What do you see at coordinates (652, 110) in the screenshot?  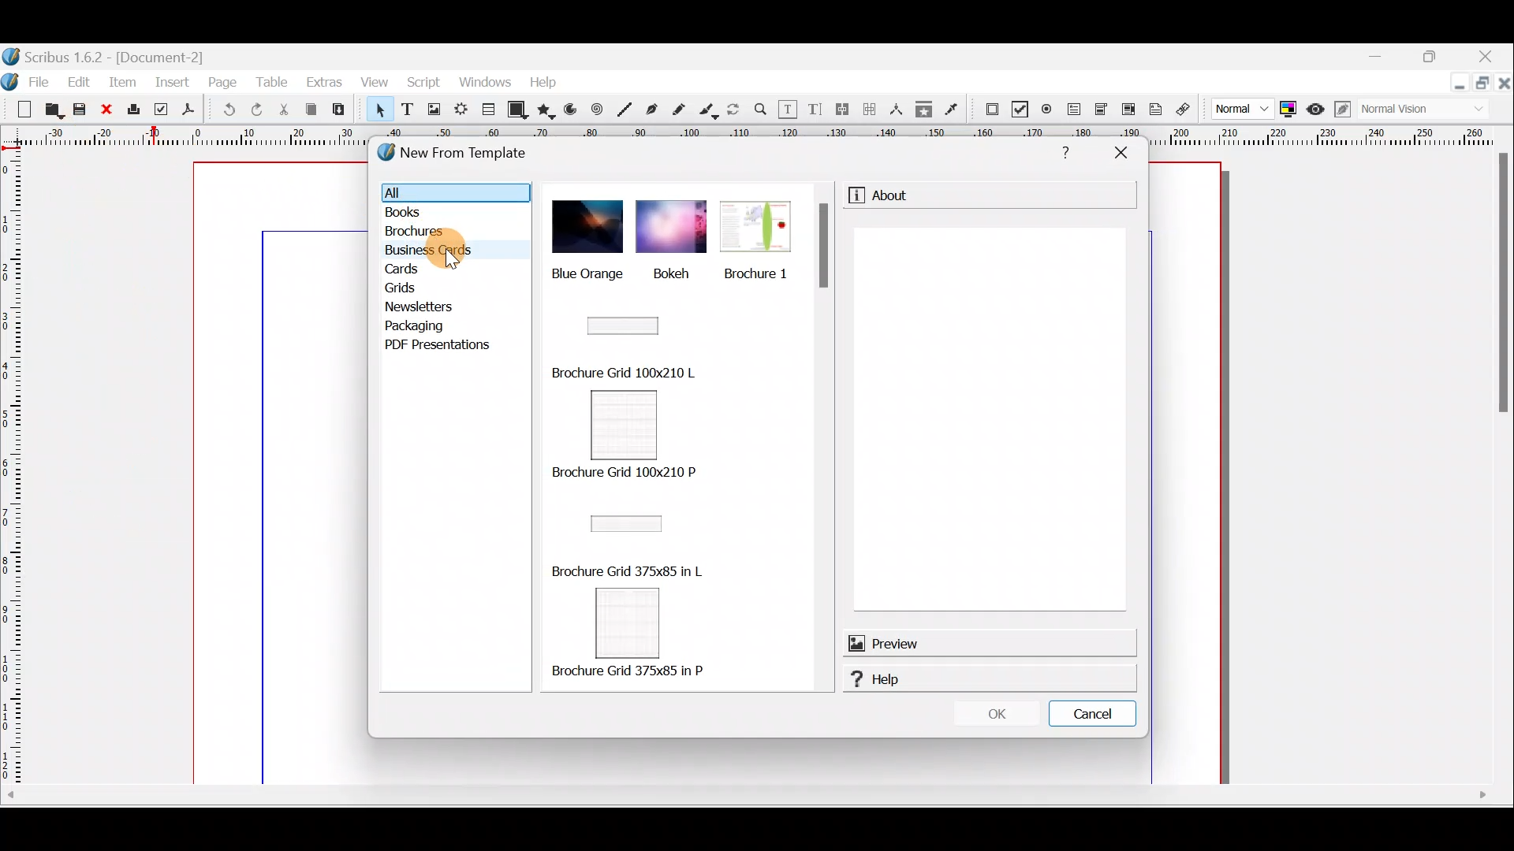 I see `Bezier curver` at bounding box center [652, 110].